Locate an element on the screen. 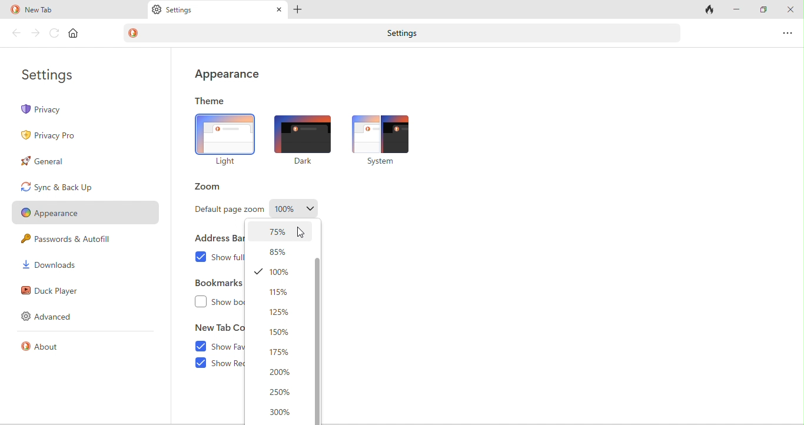  300% is located at coordinates (277, 413).